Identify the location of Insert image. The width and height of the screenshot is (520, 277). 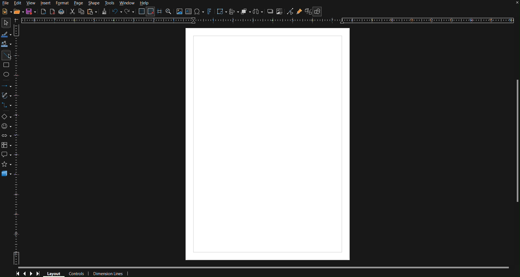
(179, 12).